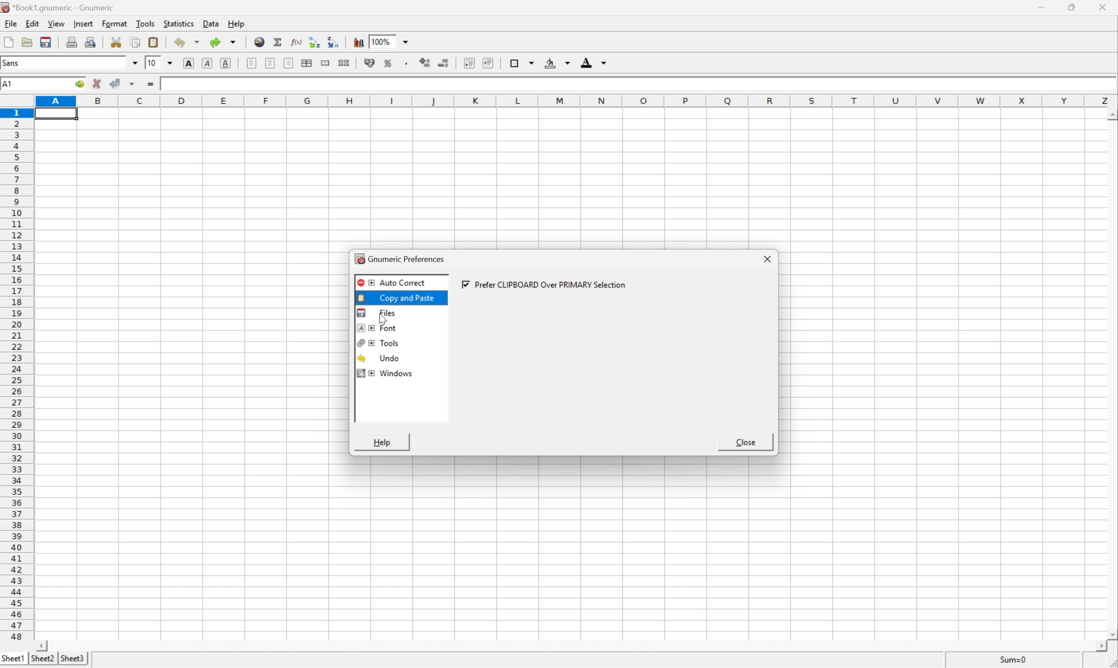 The height and width of the screenshot is (668, 1118). What do you see at coordinates (391, 284) in the screenshot?
I see `auto correct` at bounding box center [391, 284].